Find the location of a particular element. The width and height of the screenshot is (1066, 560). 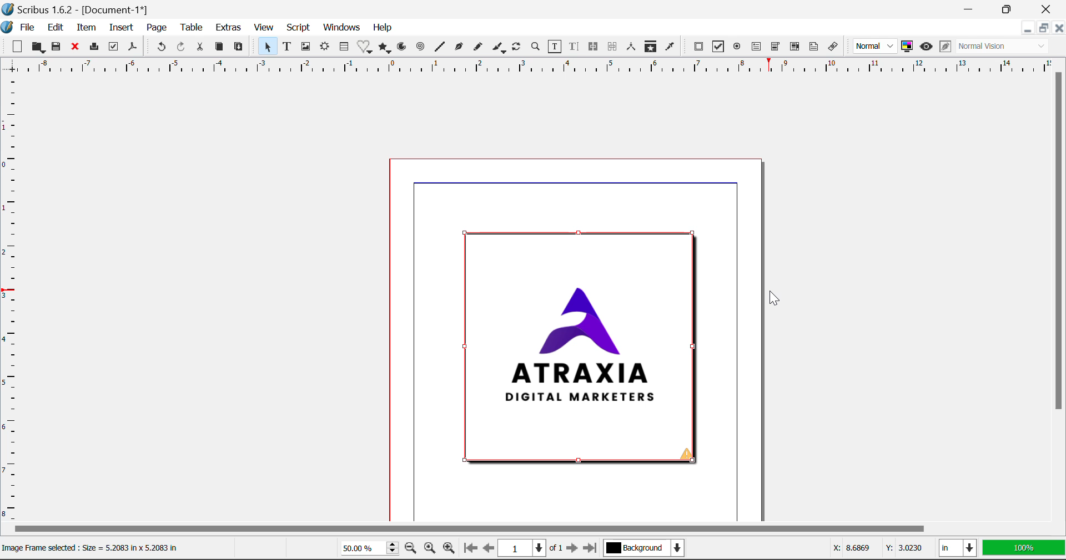

ATRAXIA DIGITAL MARKETERS is located at coordinates (577, 348).